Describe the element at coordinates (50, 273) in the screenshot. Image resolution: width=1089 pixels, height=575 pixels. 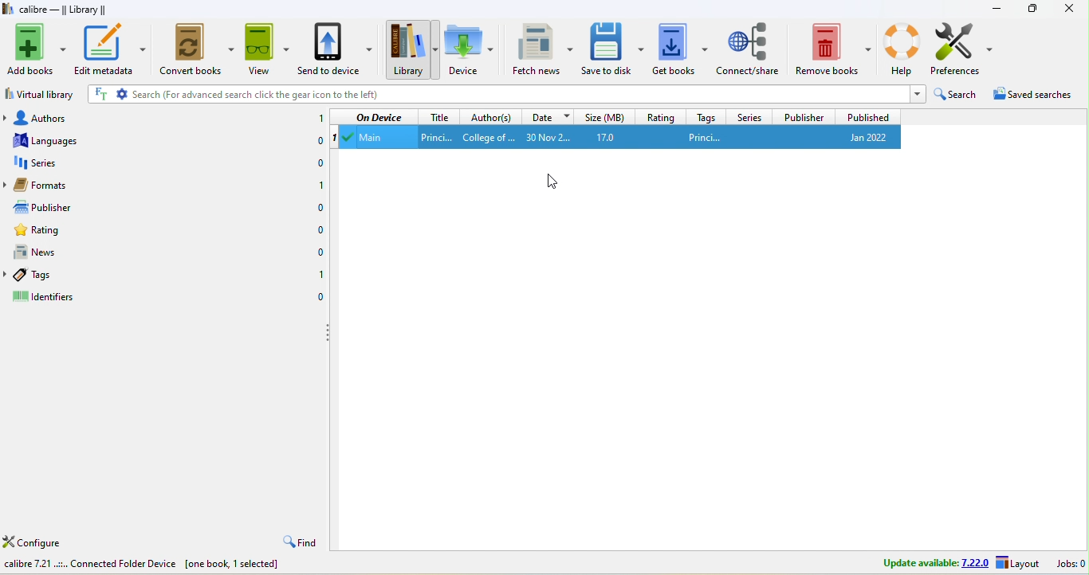
I see `tags` at that location.